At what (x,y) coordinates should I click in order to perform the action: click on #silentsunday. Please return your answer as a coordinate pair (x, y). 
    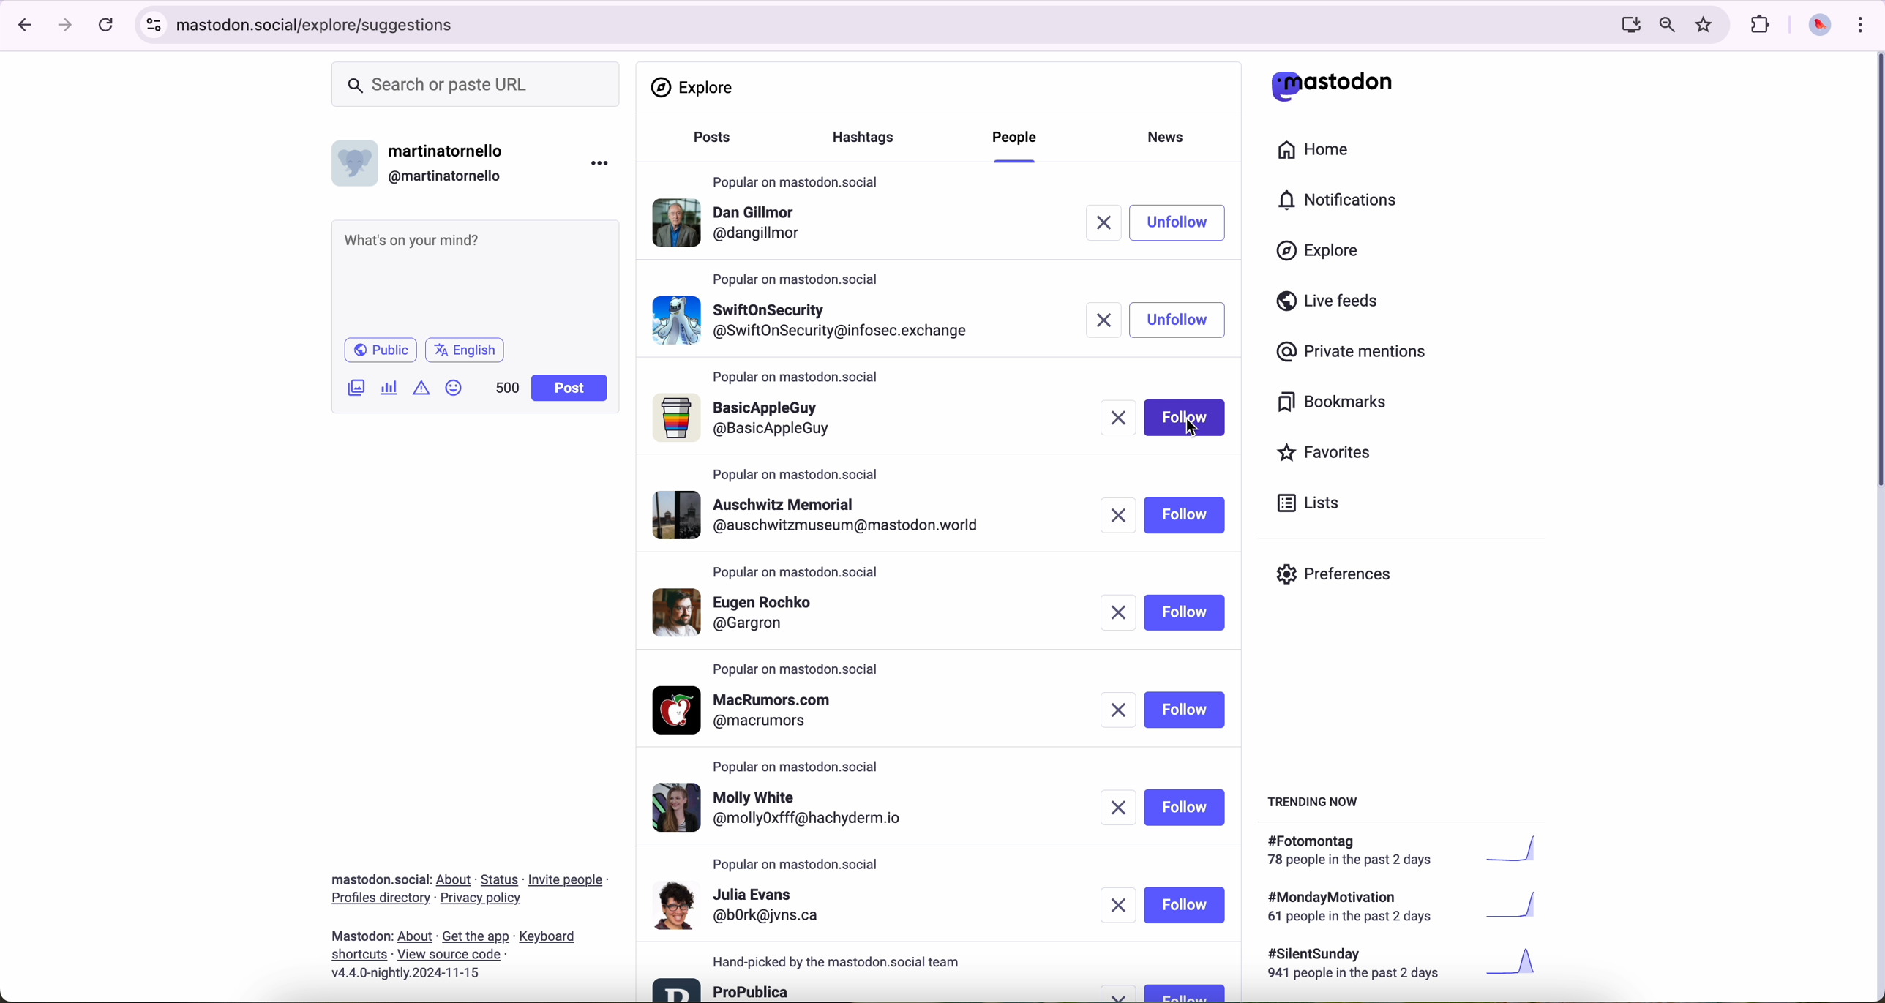
    Looking at the image, I should click on (1406, 966).